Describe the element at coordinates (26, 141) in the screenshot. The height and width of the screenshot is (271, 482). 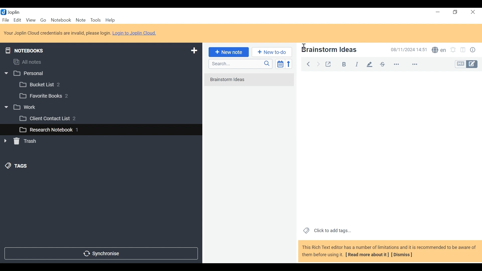
I see `» [ Trash` at that location.